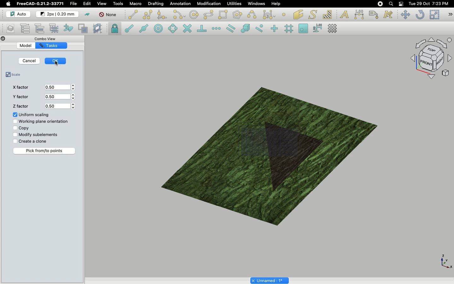  What do you see at coordinates (49, 45) in the screenshot?
I see `Tasks` at bounding box center [49, 45].